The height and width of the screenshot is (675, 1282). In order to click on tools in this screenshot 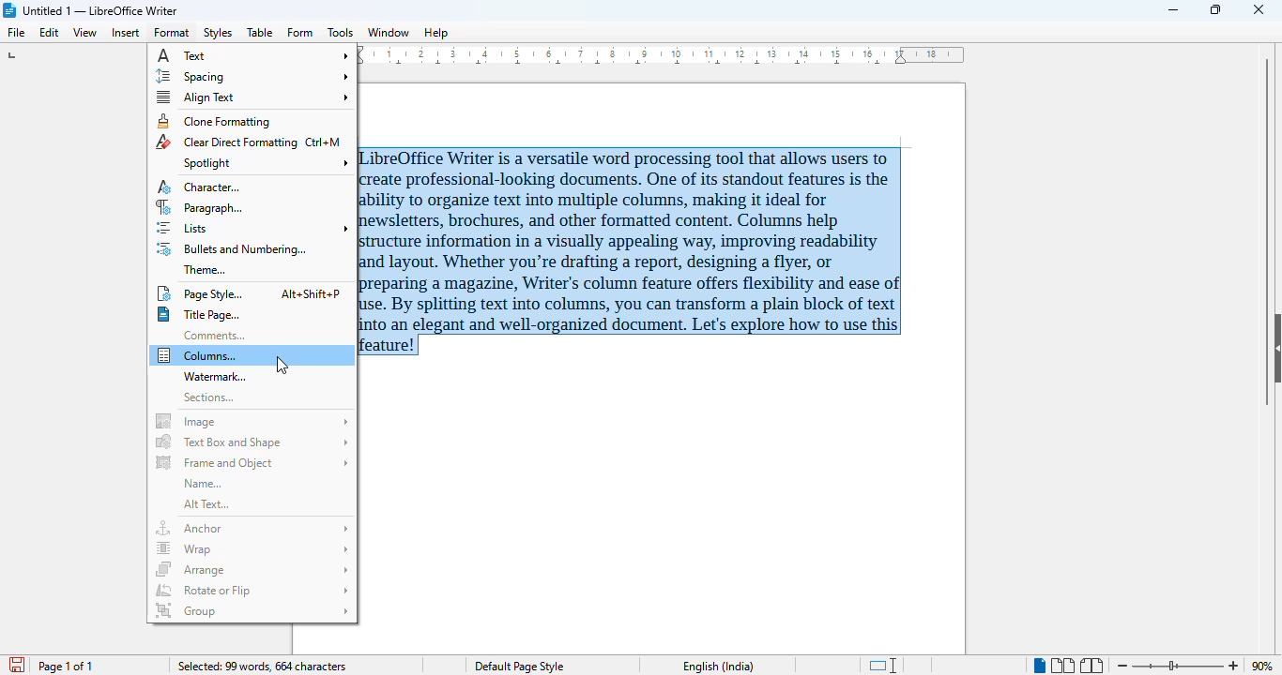, I will do `click(340, 32)`.